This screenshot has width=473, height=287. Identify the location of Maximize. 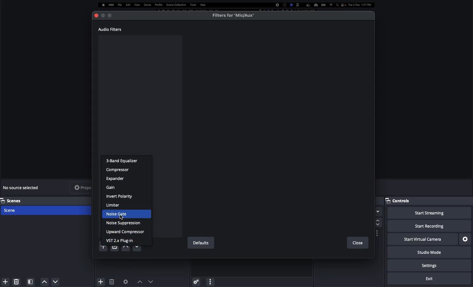
(116, 15).